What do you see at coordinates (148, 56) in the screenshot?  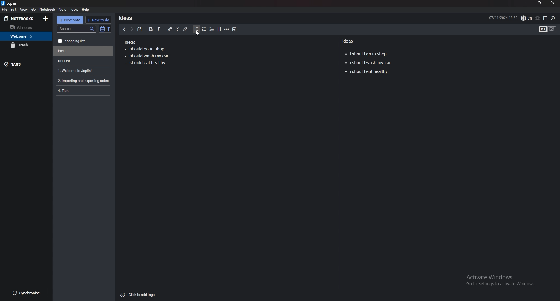 I see `i should wash my car` at bounding box center [148, 56].